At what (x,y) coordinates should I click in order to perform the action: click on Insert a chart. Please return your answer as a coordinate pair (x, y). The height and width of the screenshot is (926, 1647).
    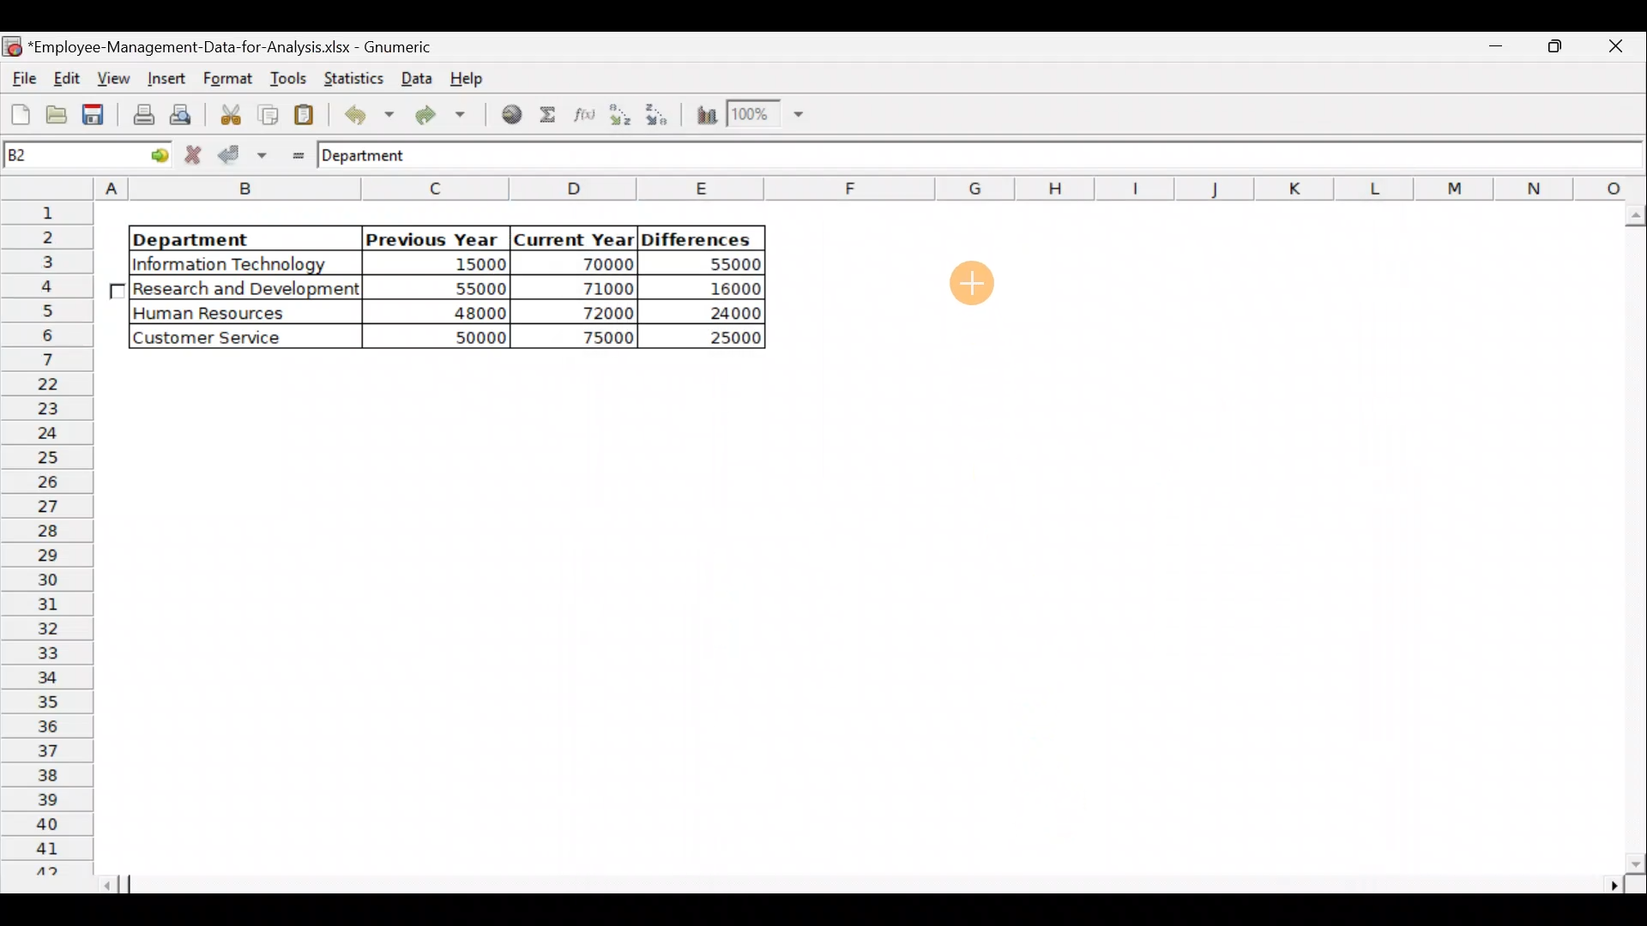
    Looking at the image, I should click on (704, 116).